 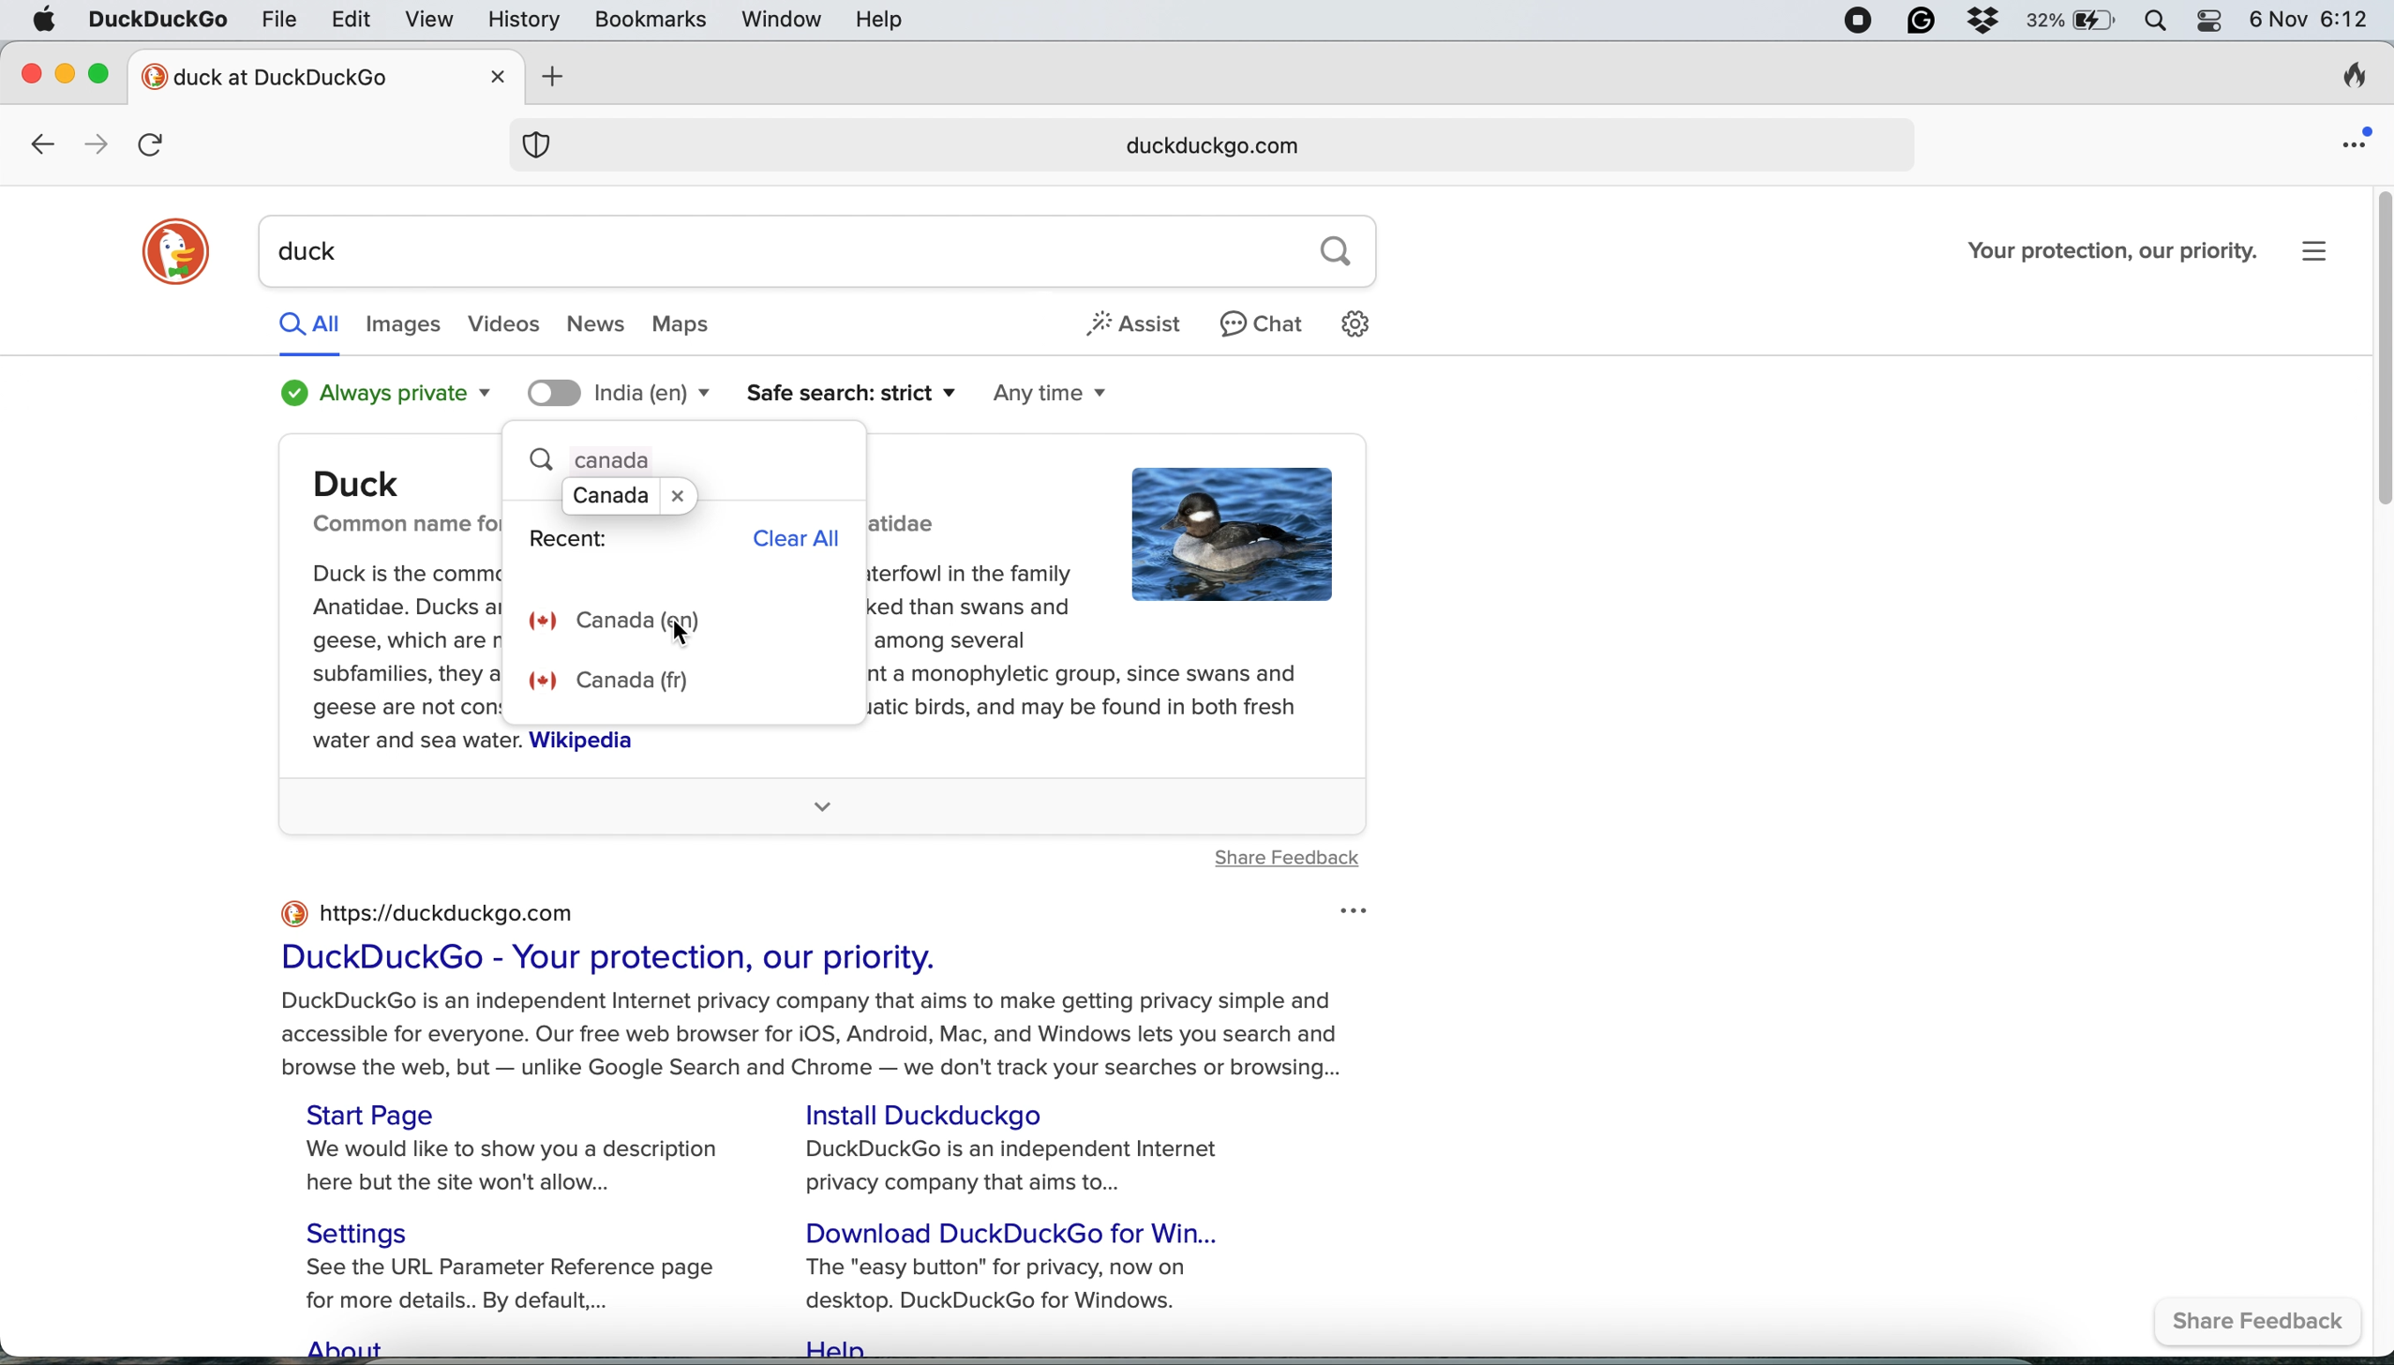 What do you see at coordinates (308, 322) in the screenshot?
I see `all` at bounding box center [308, 322].